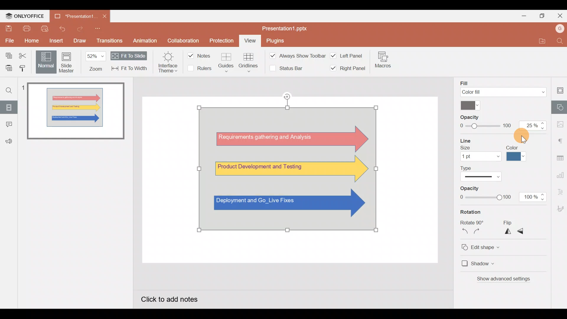 This screenshot has height=319, width=567. Describe the element at coordinates (347, 69) in the screenshot. I see `Right panel` at that location.